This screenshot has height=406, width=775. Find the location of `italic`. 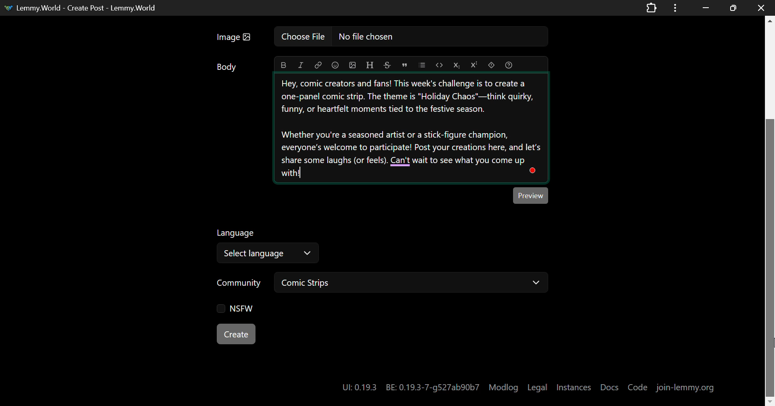

italic is located at coordinates (301, 66).